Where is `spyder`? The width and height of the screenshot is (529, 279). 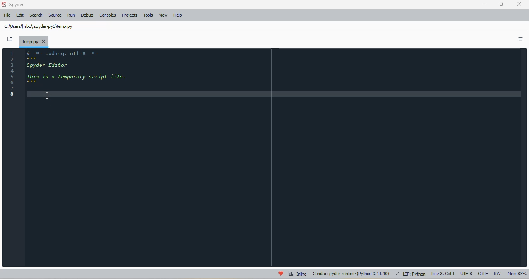 spyder is located at coordinates (17, 5).